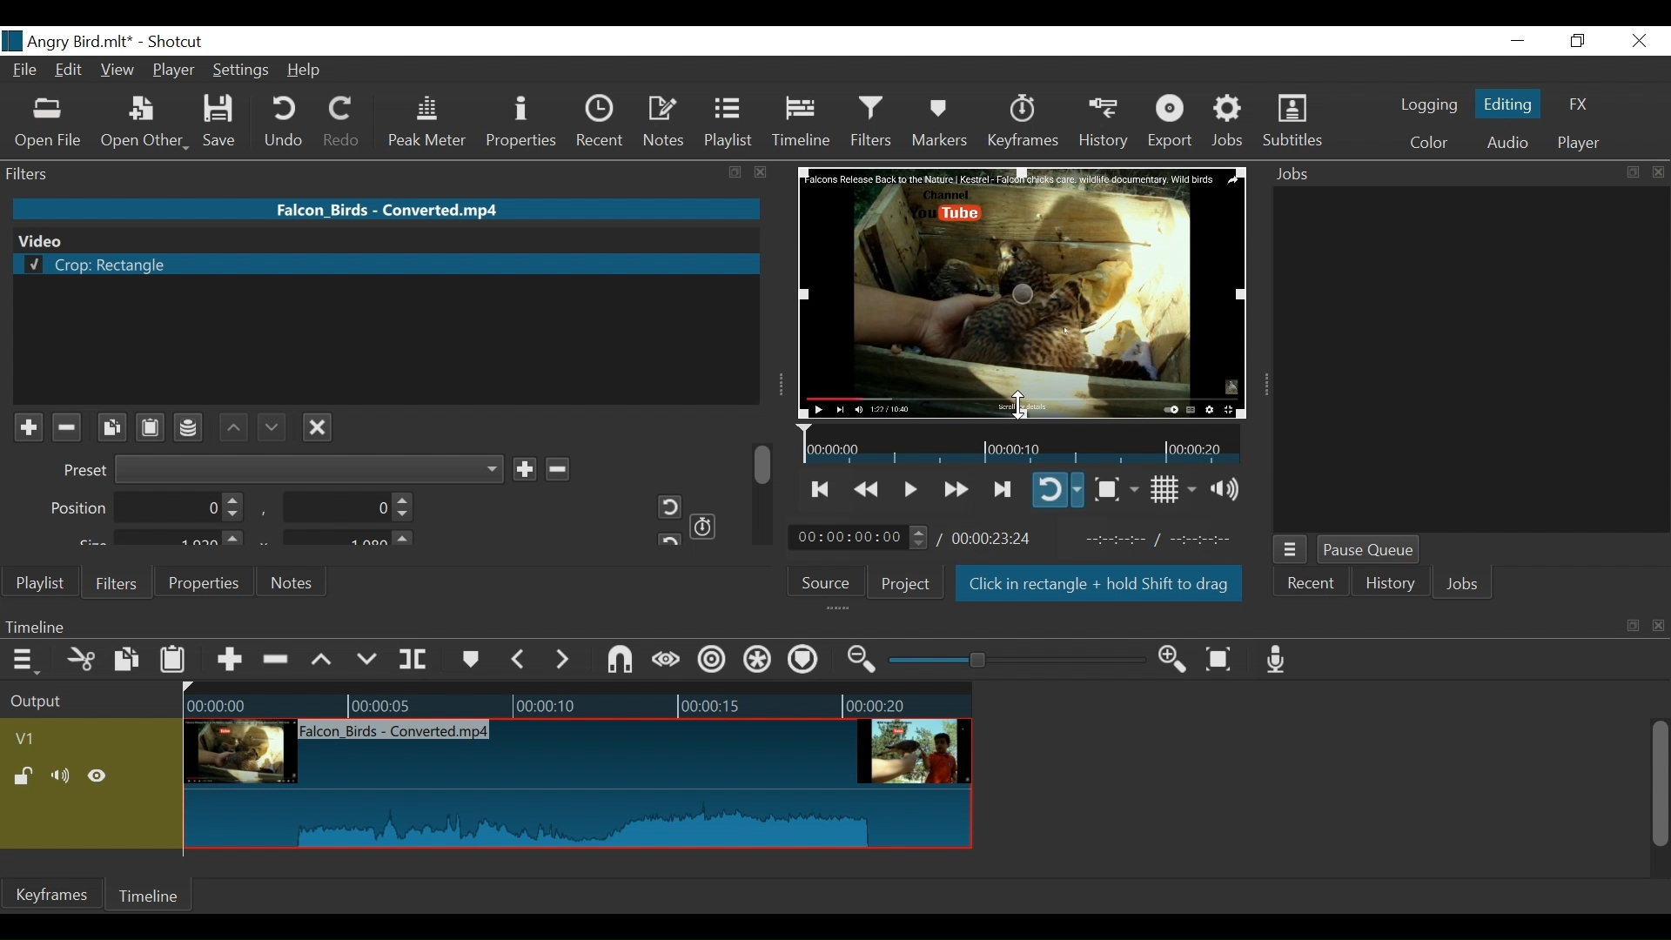  I want to click on Color, so click(1425, 143).